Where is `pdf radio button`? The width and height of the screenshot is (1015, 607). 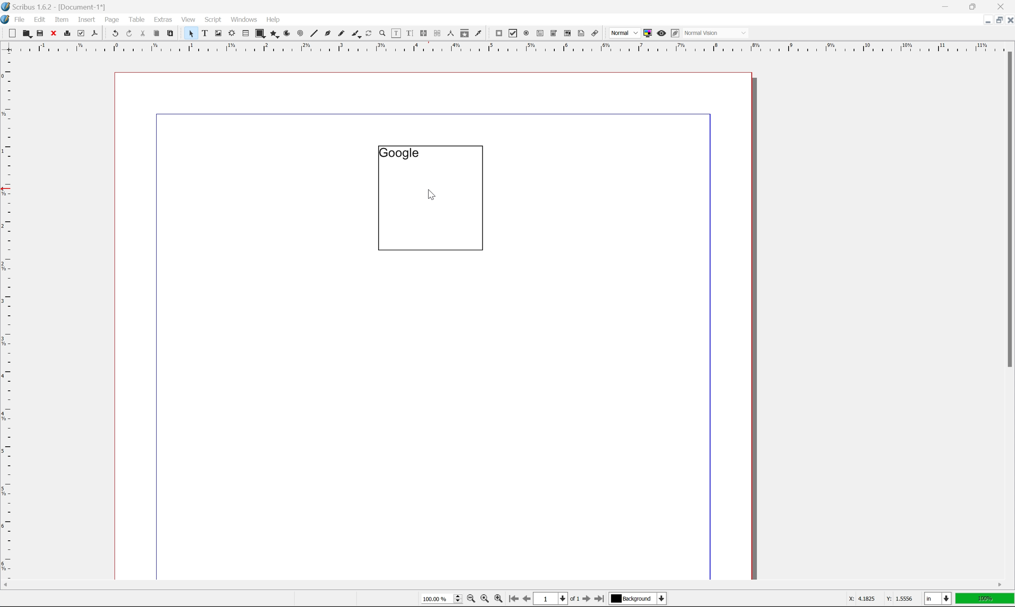 pdf radio button is located at coordinates (524, 34).